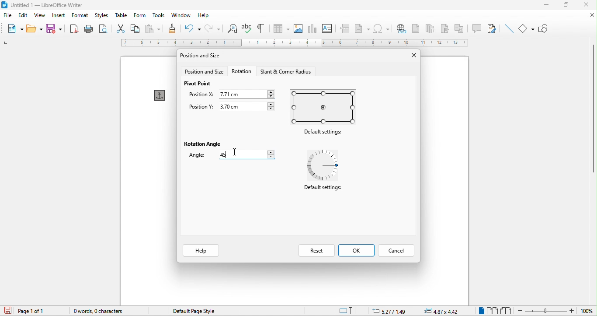 This screenshot has height=316, width=597. What do you see at coordinates (591, 15) in the screenshot?
I see `close` at bounding box center [591, 15].